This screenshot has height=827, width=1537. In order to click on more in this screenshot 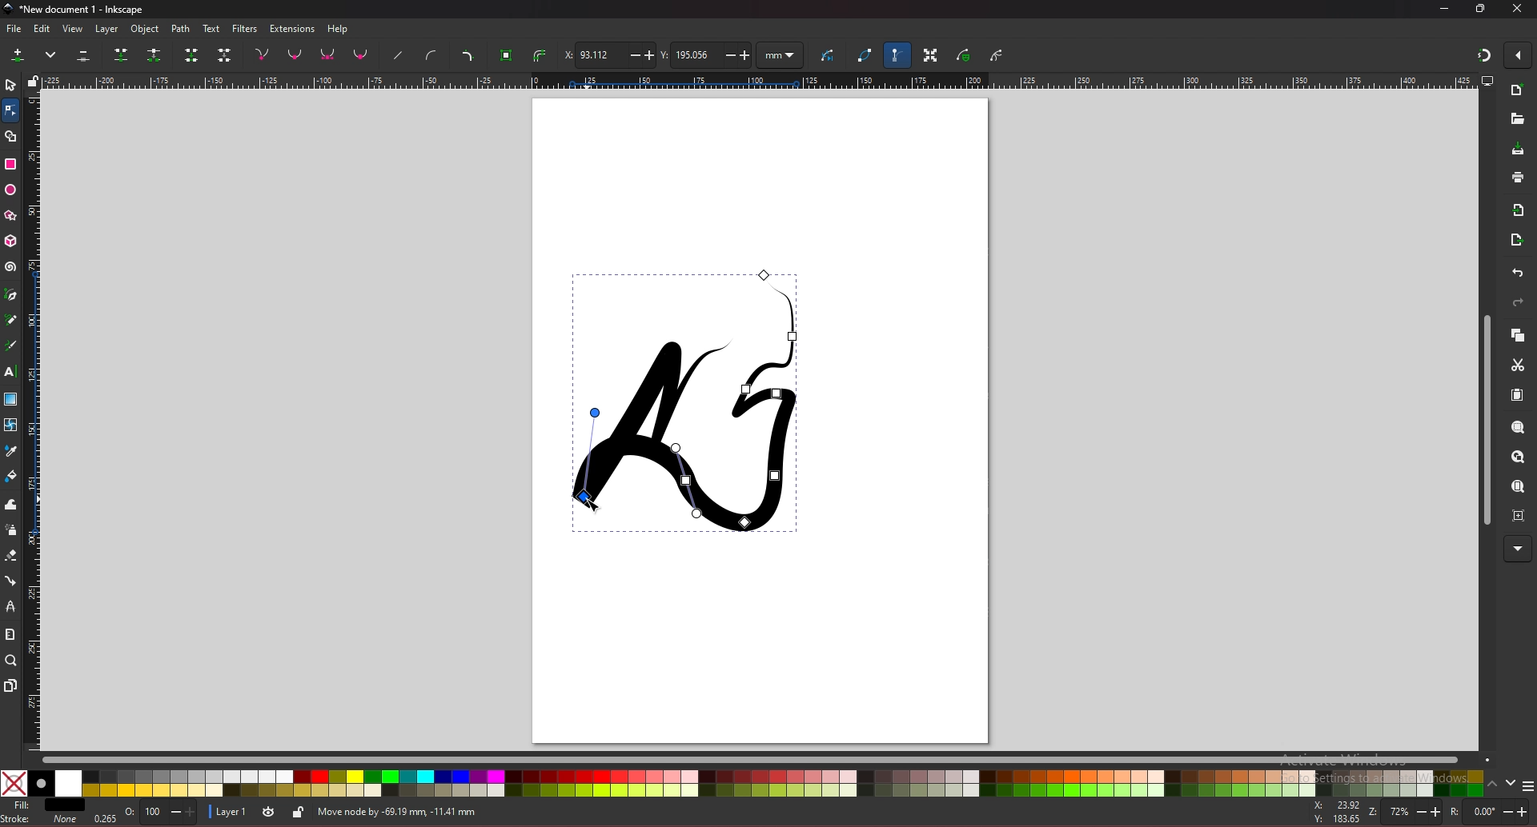, I will do `click(52, 54)`.